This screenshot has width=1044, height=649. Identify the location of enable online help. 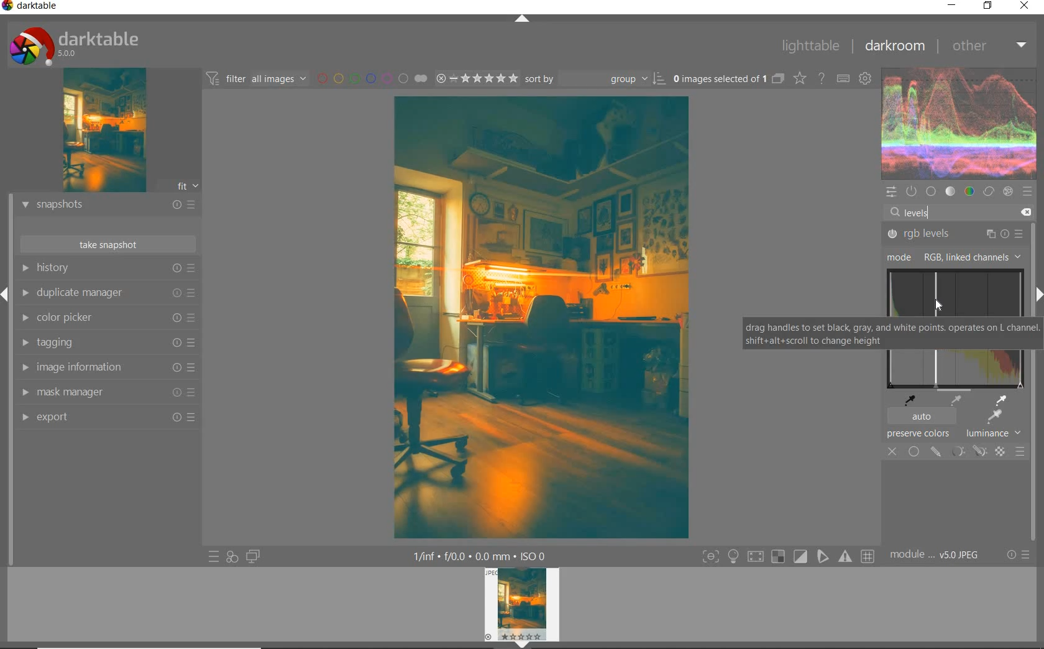
(820, 78).